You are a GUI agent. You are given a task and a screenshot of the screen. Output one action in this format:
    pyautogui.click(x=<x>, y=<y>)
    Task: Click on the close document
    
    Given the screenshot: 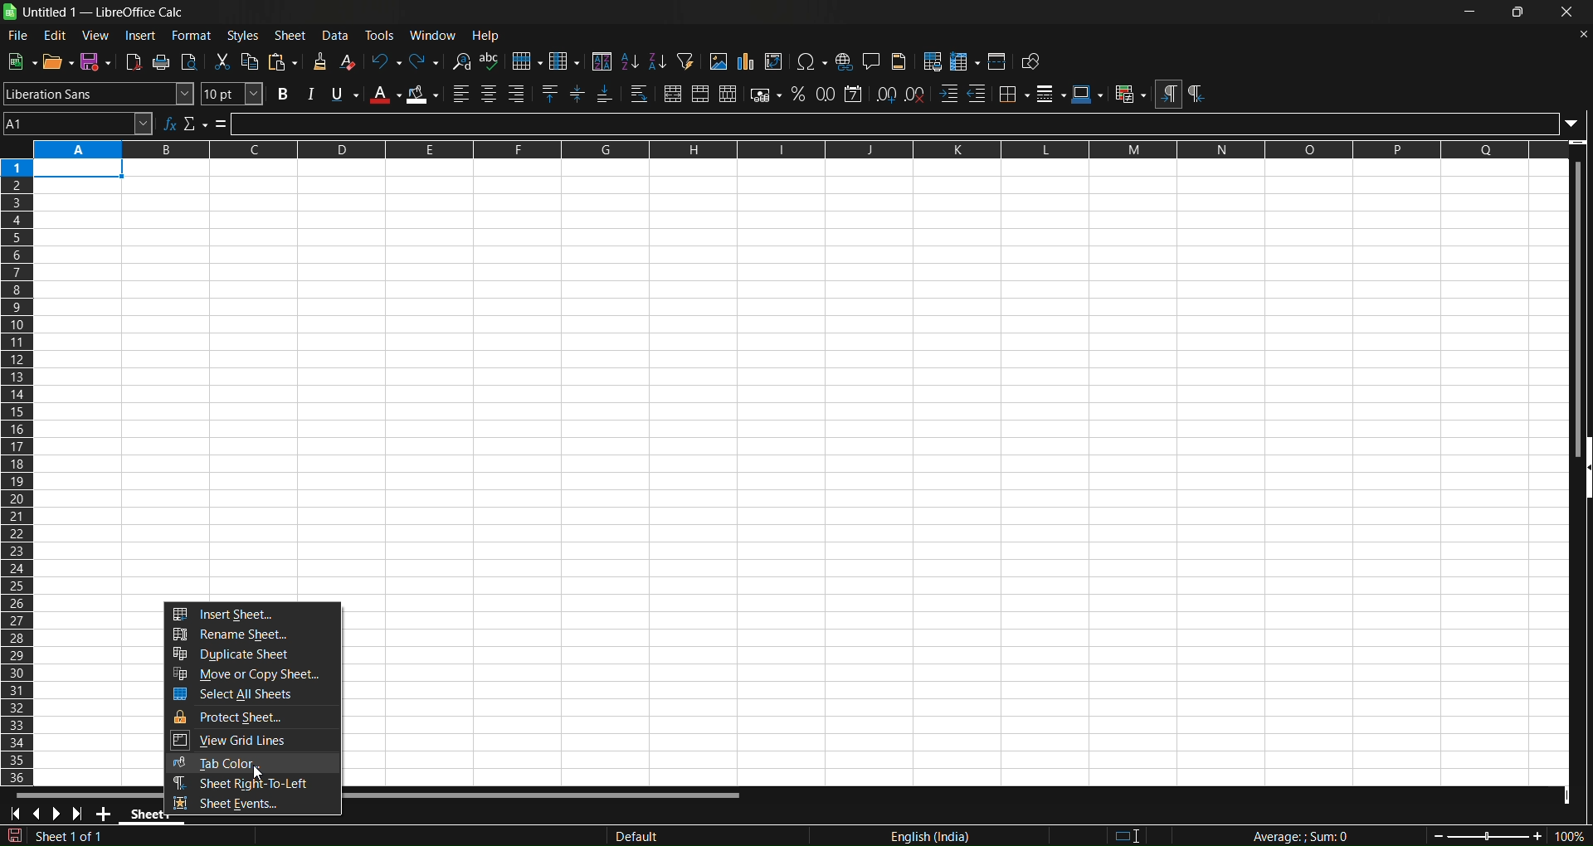 What is the action you would take?
    pyautogui.click(x=1580, y=33)
    